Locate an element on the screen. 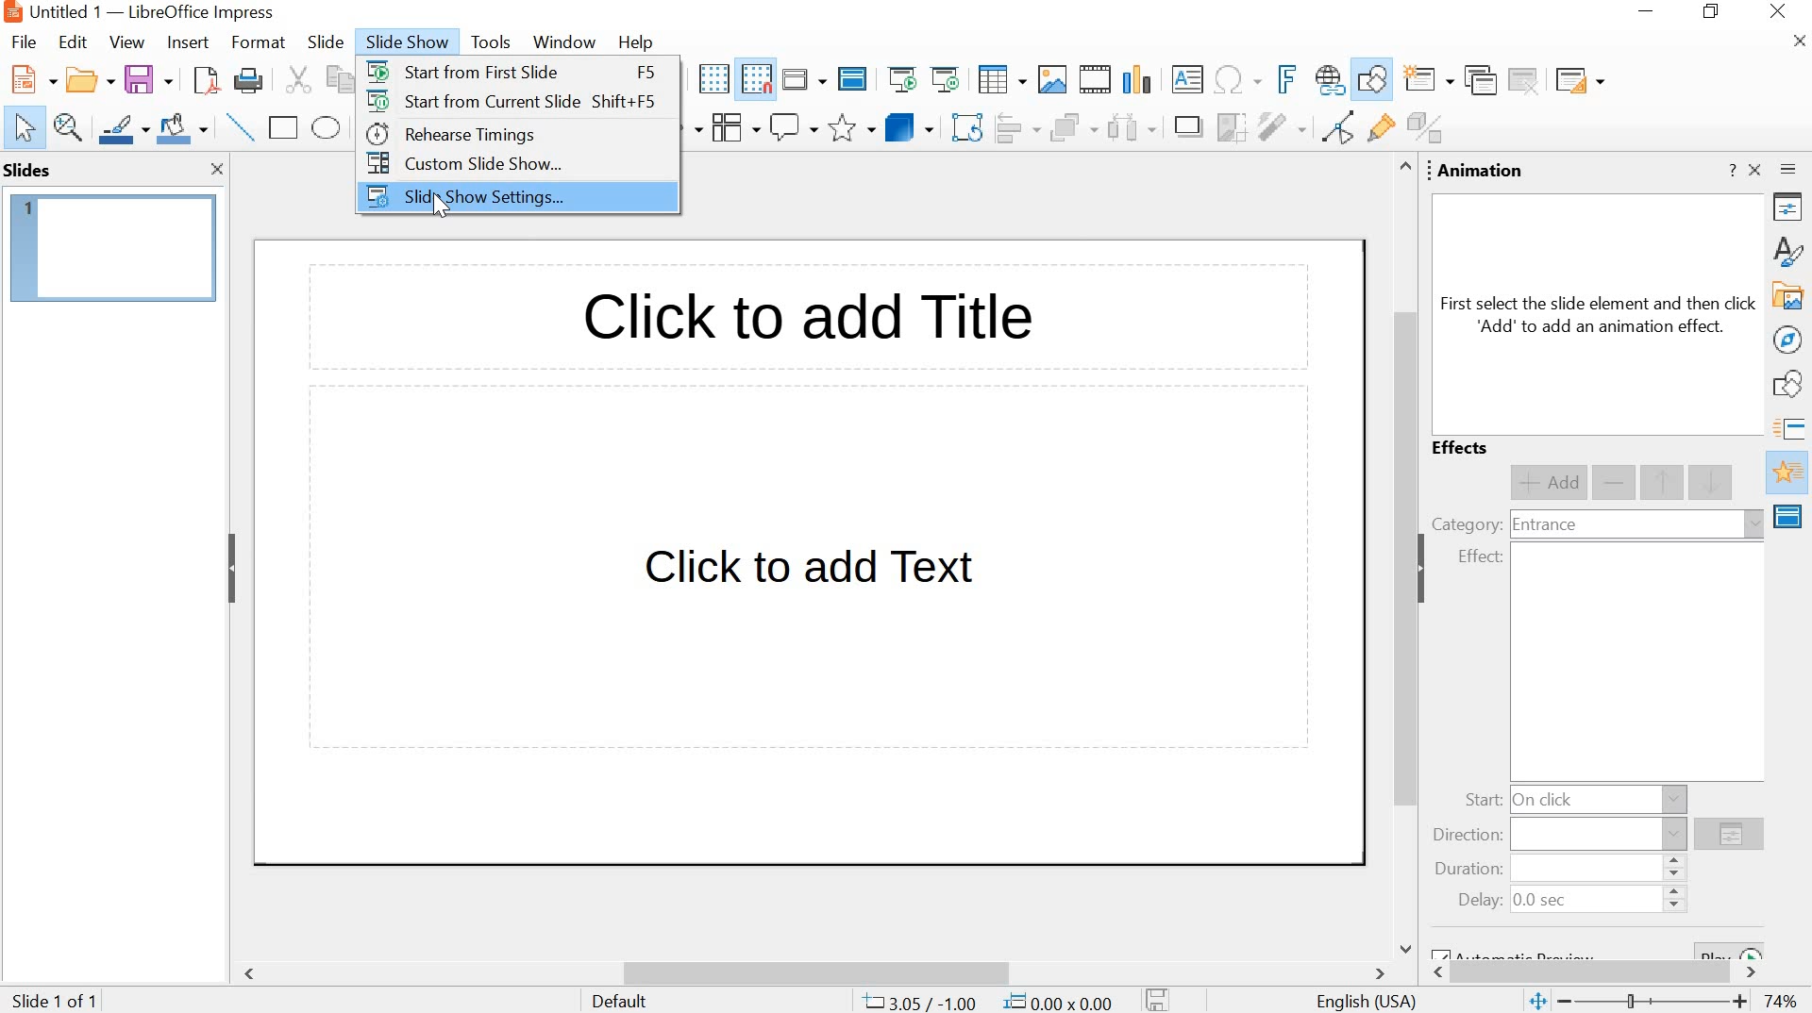 This screenshot has width=1812, height=1013. master slides is located at coordinates (1790, 516).